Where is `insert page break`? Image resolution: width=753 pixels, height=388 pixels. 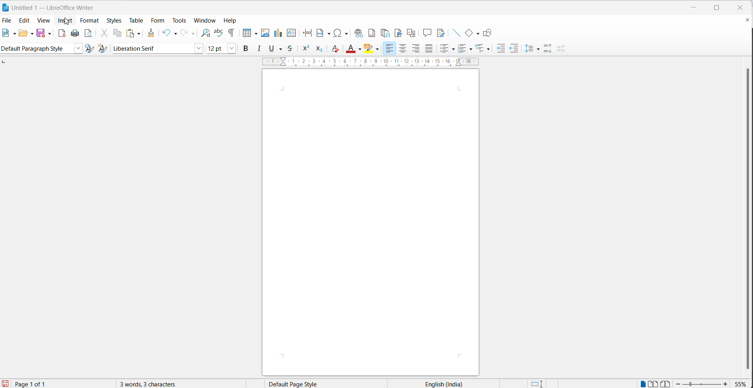 insert page break is located at coordinates (307, 33).